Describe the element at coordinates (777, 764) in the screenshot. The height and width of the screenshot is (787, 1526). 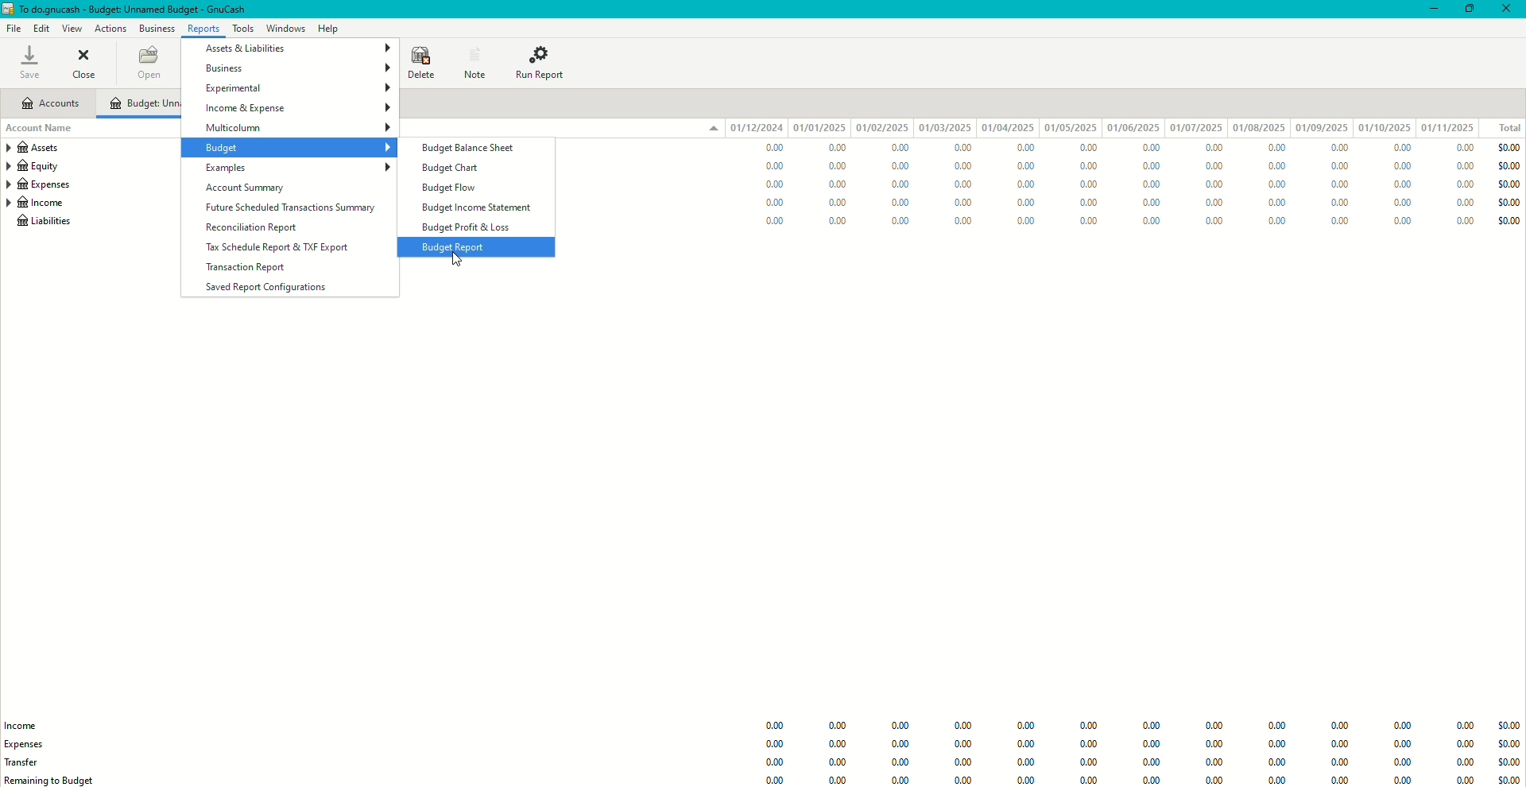
I see `0.00` at that location.